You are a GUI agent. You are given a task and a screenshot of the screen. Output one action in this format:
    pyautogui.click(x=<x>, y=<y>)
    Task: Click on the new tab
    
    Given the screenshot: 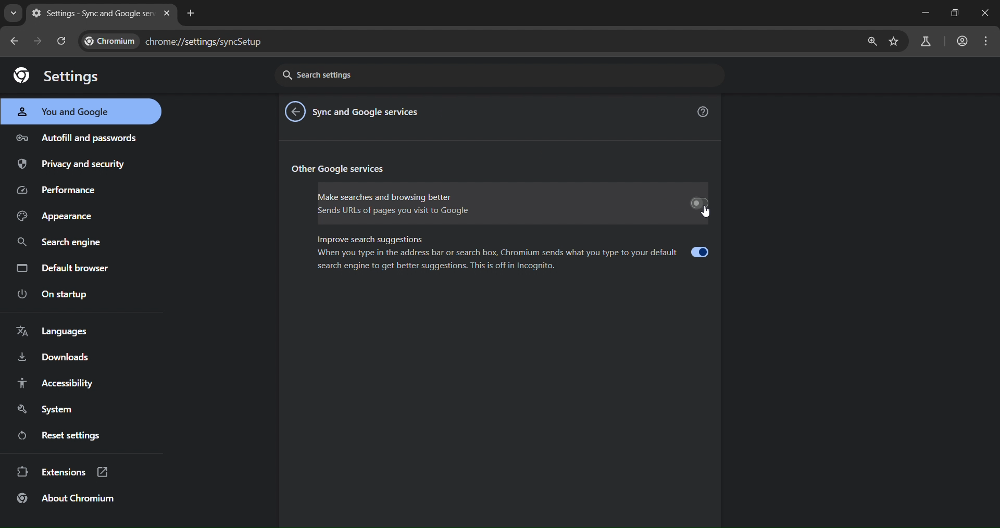 What is the action you would take?
    pyautogui.click(x=193, y=14)
    